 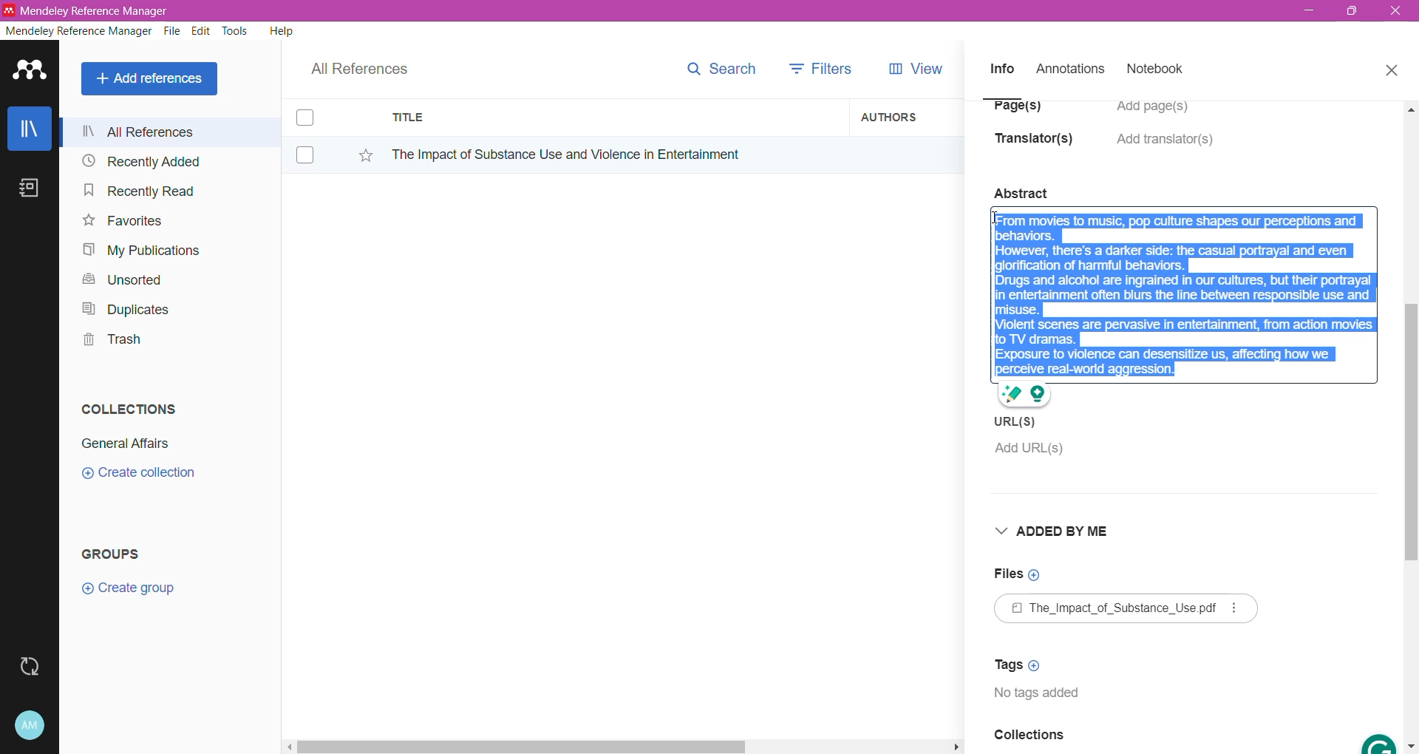 What do you see at coordinates (121, 308) in the screenshot?
I see `Duplicates` at bounding box center [121, 308].